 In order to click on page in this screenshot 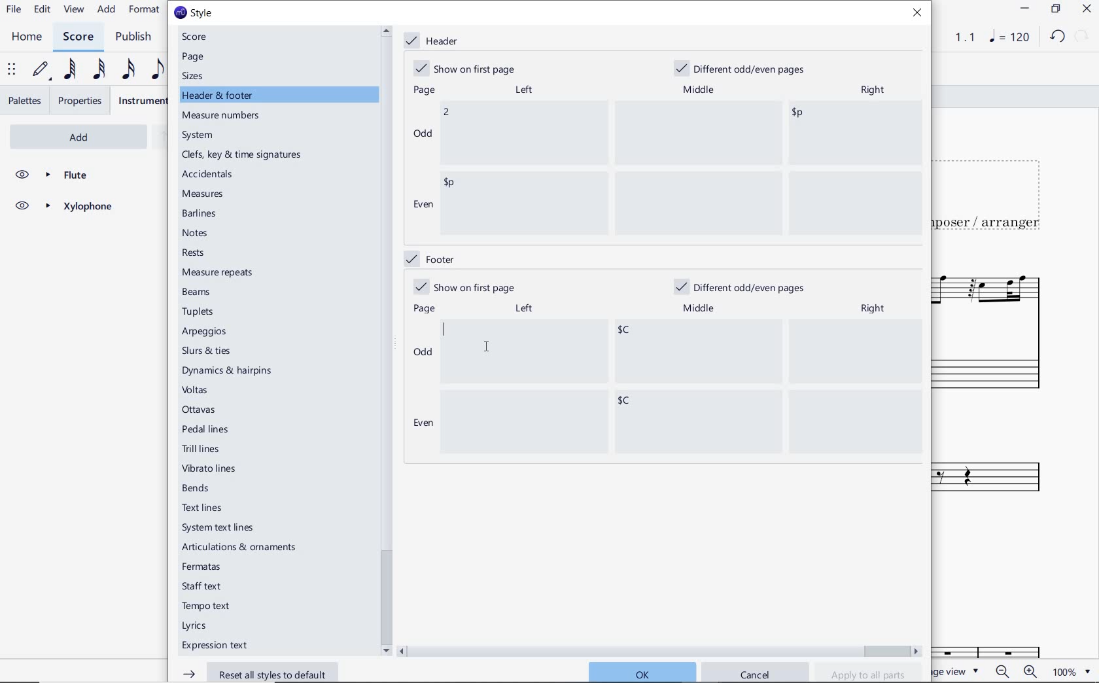, I will do `click(194, 57)`.